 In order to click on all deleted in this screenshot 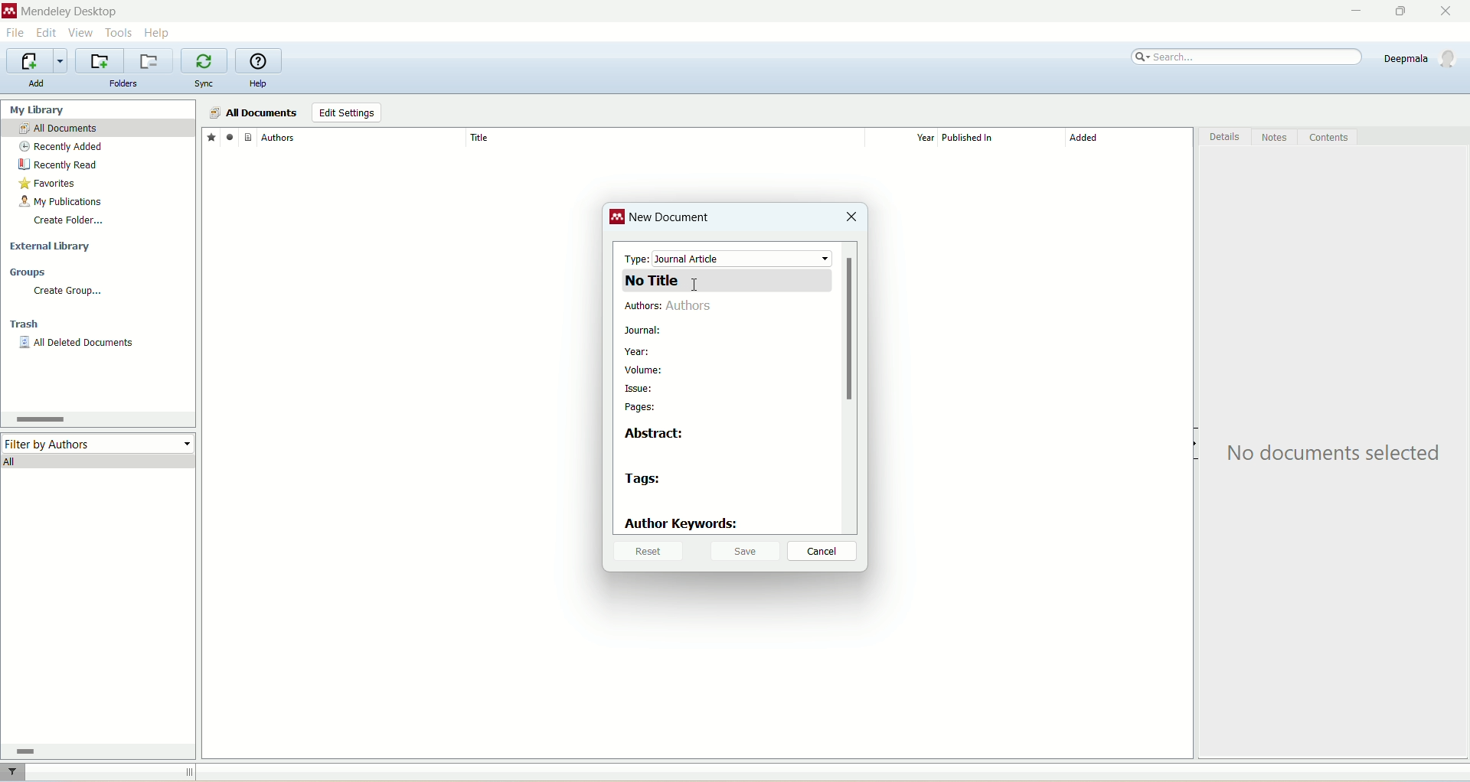, I will do `click(77, 344)`.